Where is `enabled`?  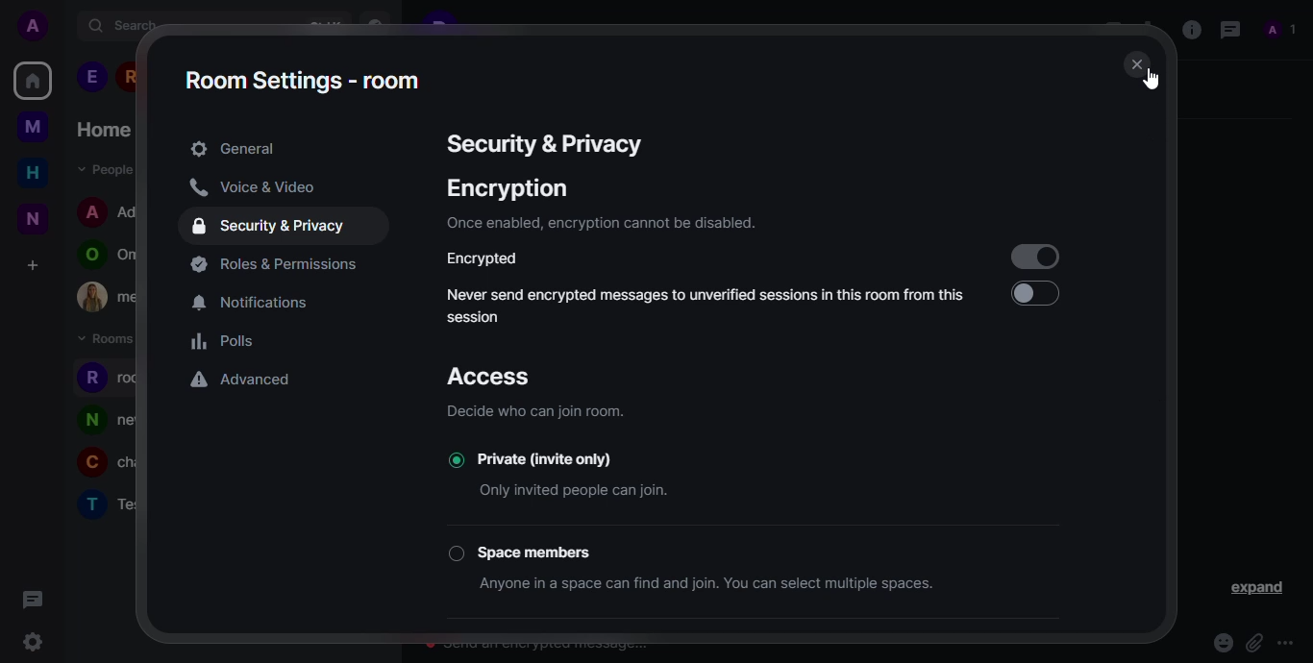
enabled is located at coordinates (1035, 257).